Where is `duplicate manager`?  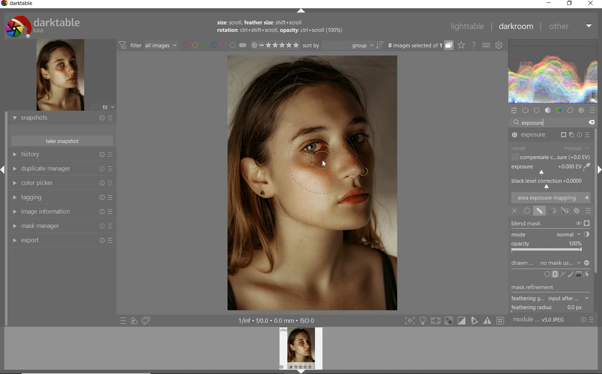
duplicate manager is located at coordinates (62, 169).